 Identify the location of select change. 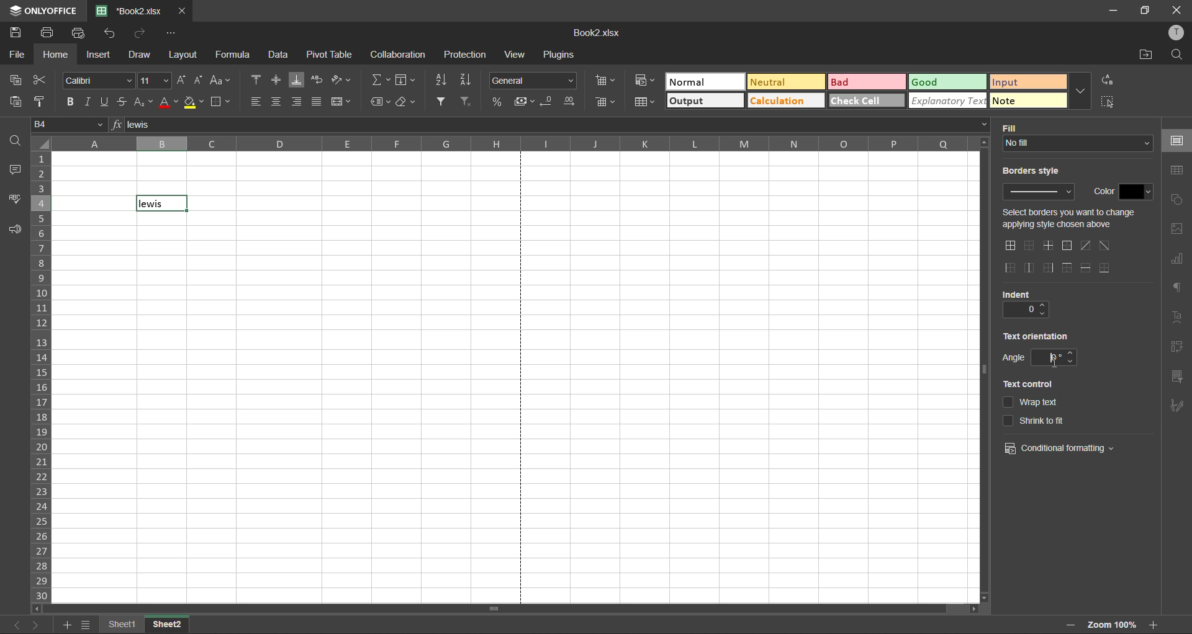
(1072, 217).